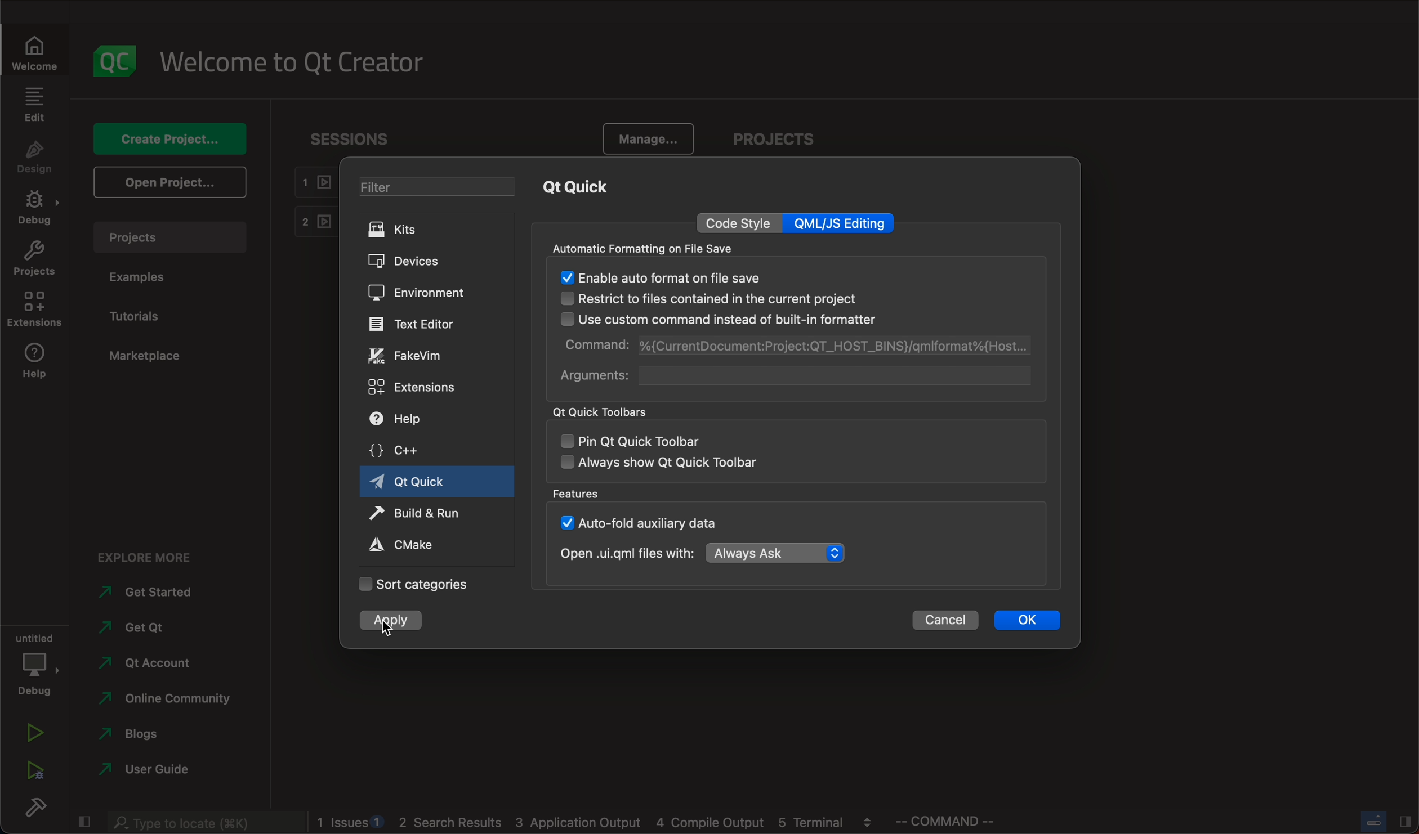  I want to click on run, so click(415, 515).